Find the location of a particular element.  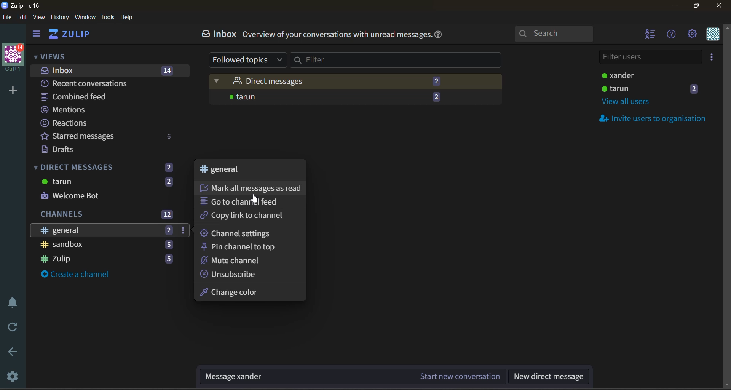

tools is located at coordinates (109, 18).